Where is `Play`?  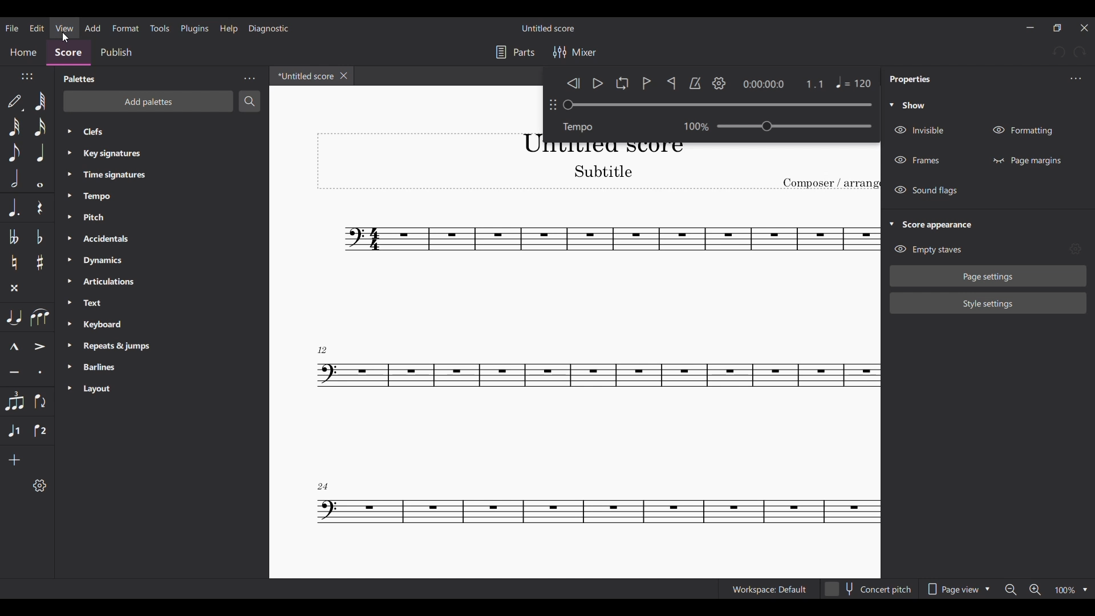
Play is located at coordinates (598, 84).